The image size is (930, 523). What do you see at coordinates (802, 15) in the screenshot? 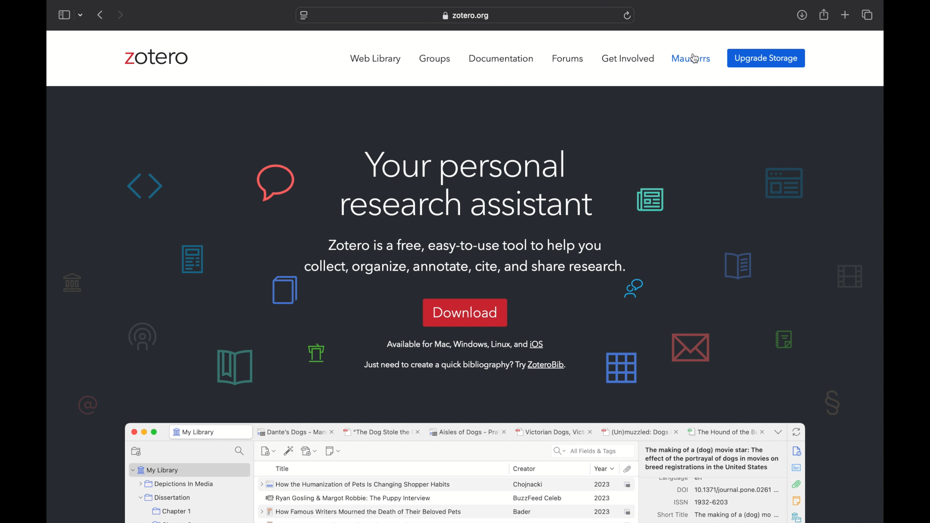
I see `download` at bounding box center [802, 15].